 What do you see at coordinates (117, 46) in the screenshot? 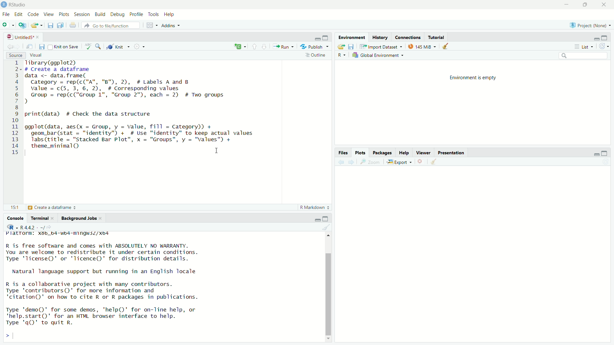
I see `Knit` at bounding box center [117, 46].